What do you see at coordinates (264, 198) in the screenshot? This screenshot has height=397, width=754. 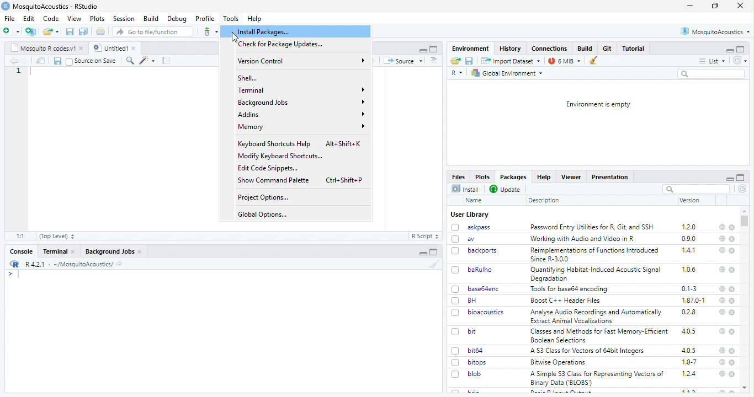 I see `Project Options...` at bounding box center [264, 198].